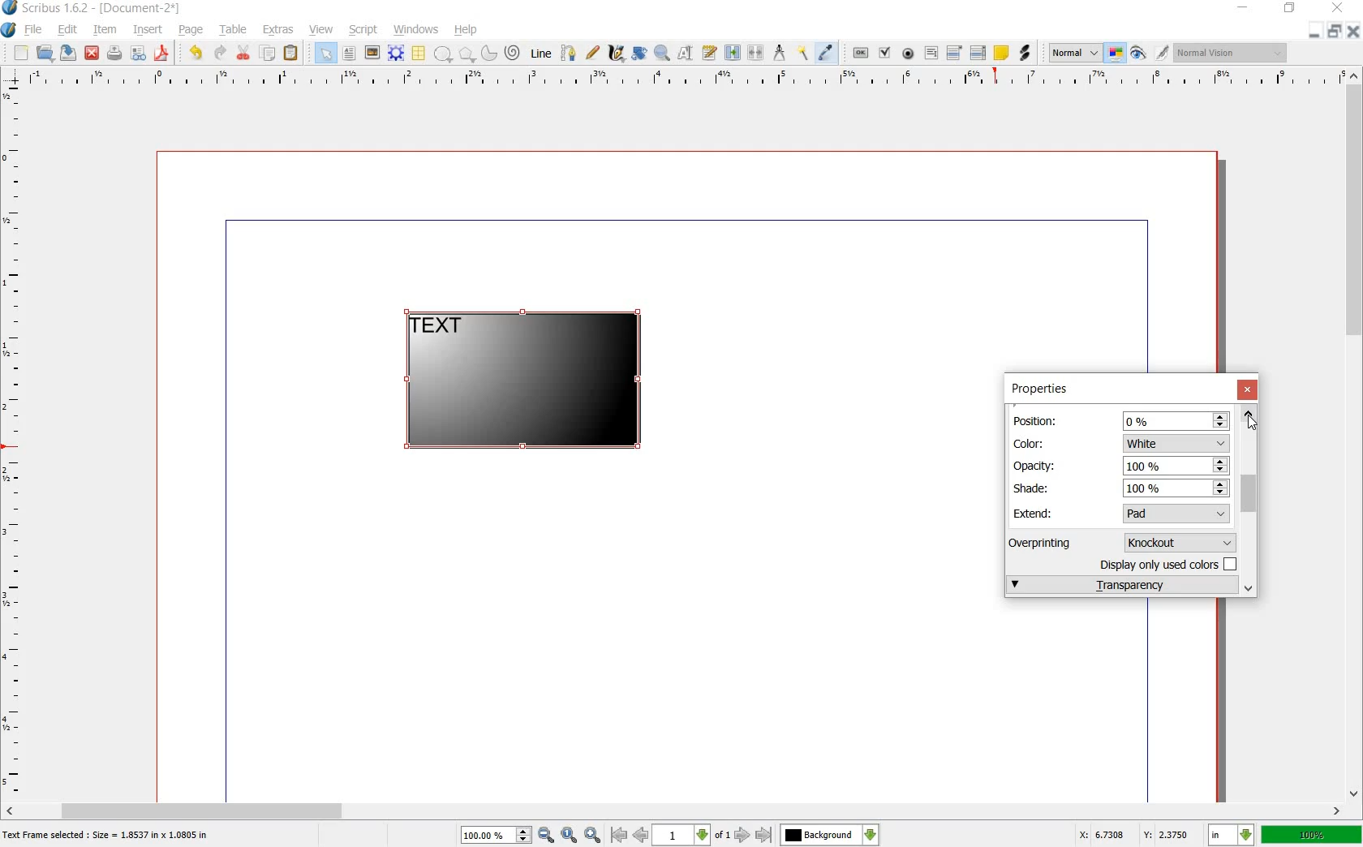 The image size is (1363, 847). Describe the element at coordinates (488, 835) in the screenshot. I see `100%` at that location.